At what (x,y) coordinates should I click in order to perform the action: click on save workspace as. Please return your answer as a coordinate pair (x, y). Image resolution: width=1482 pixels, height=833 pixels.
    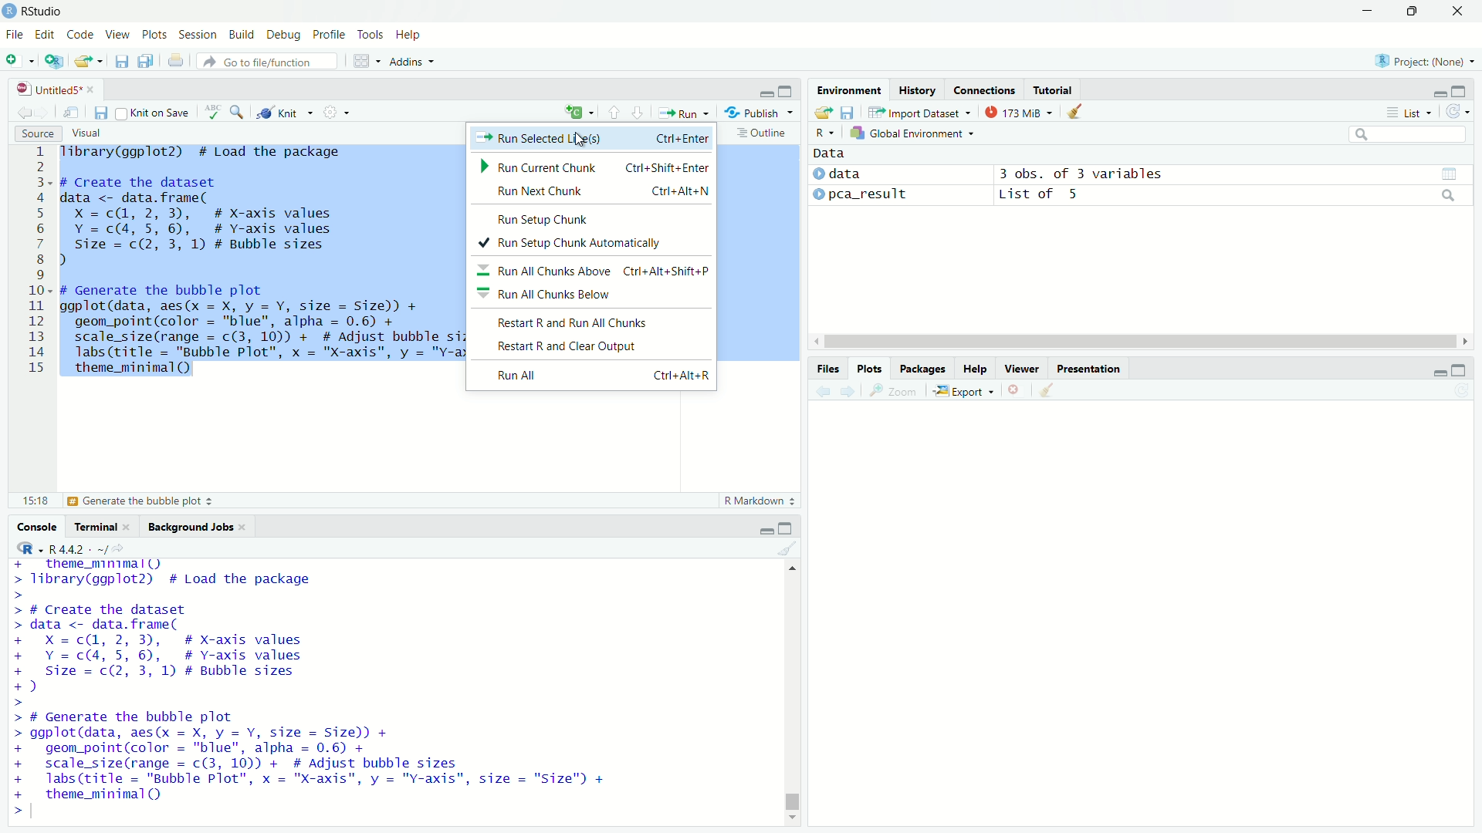
    Looking at the image, I should click on (848, 112).